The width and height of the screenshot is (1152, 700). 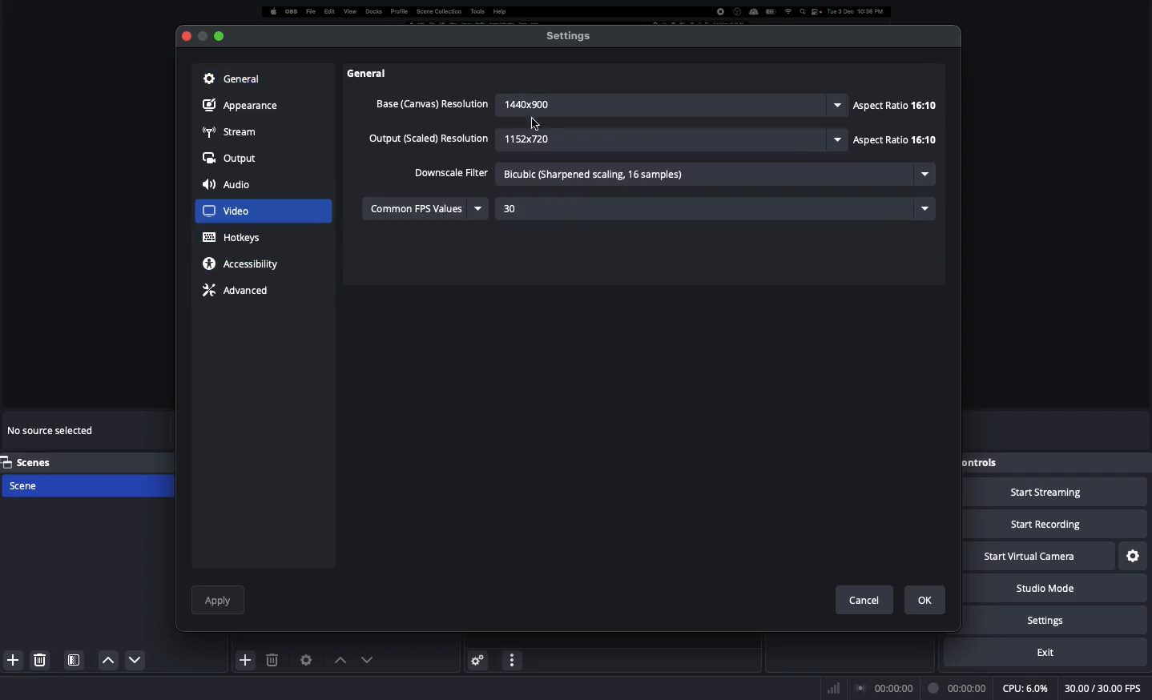 I want to click on Exit, so click(x=1056, y=652).